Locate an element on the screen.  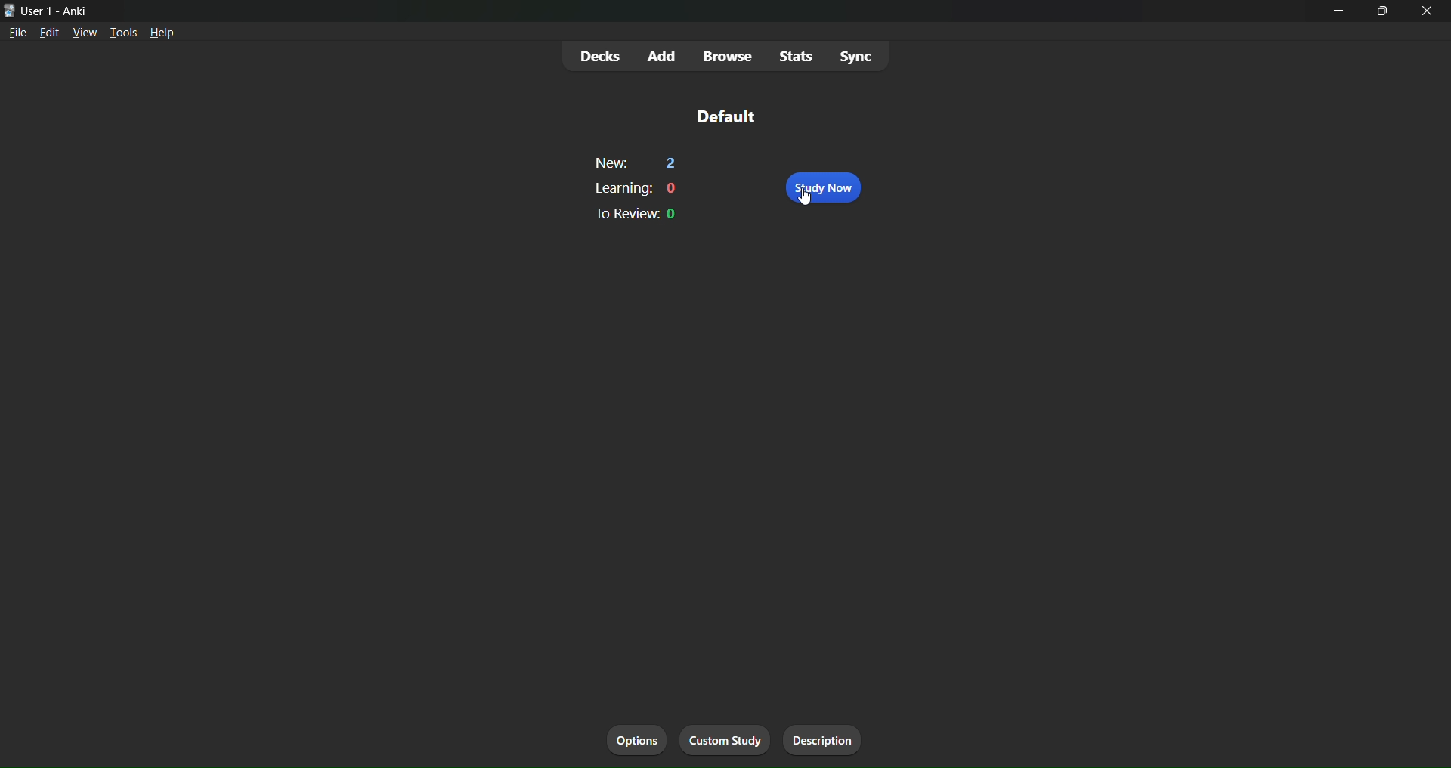
logo is located at coordinates (8, 9).